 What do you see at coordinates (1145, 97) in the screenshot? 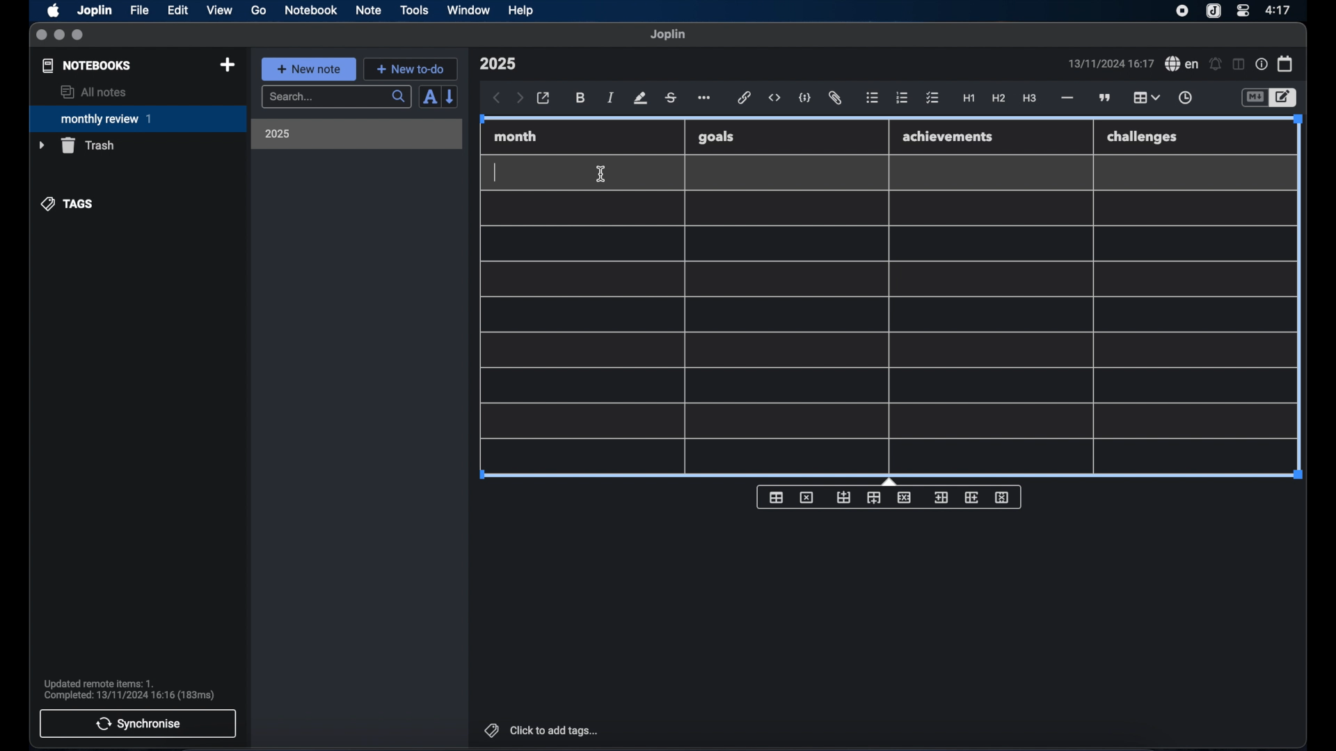
I see `table highlighted` at bounding box center [1145, 97].